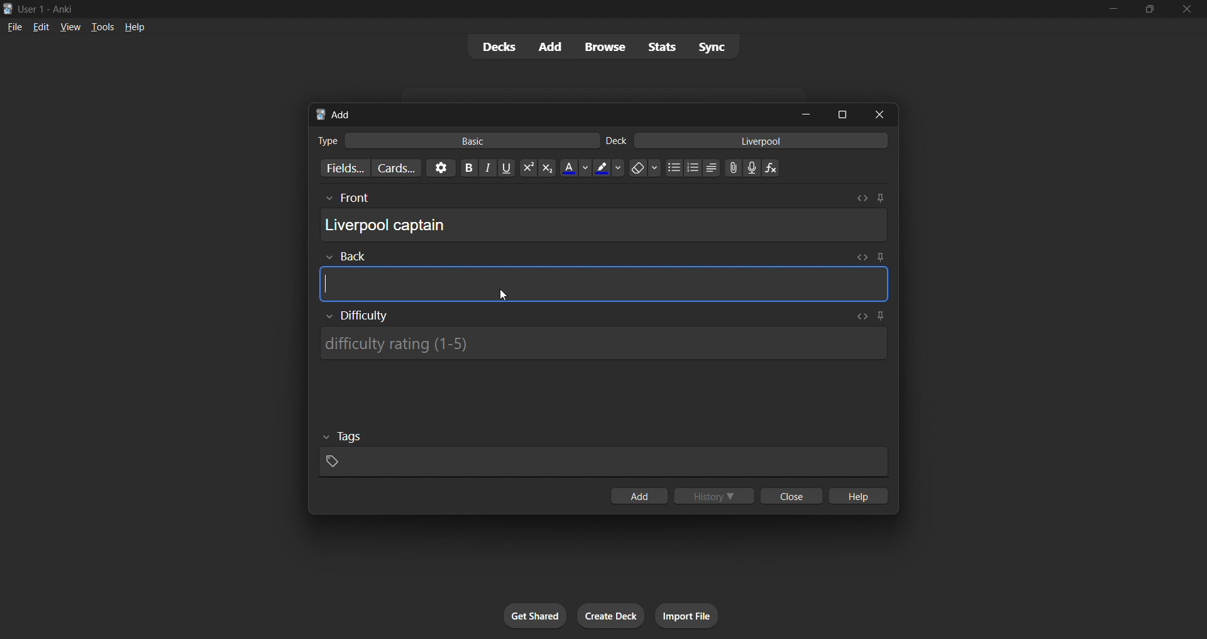 The width and height of the screenshot is (1207, 639). I want to click on Toggle sticky, so click(878, 258).